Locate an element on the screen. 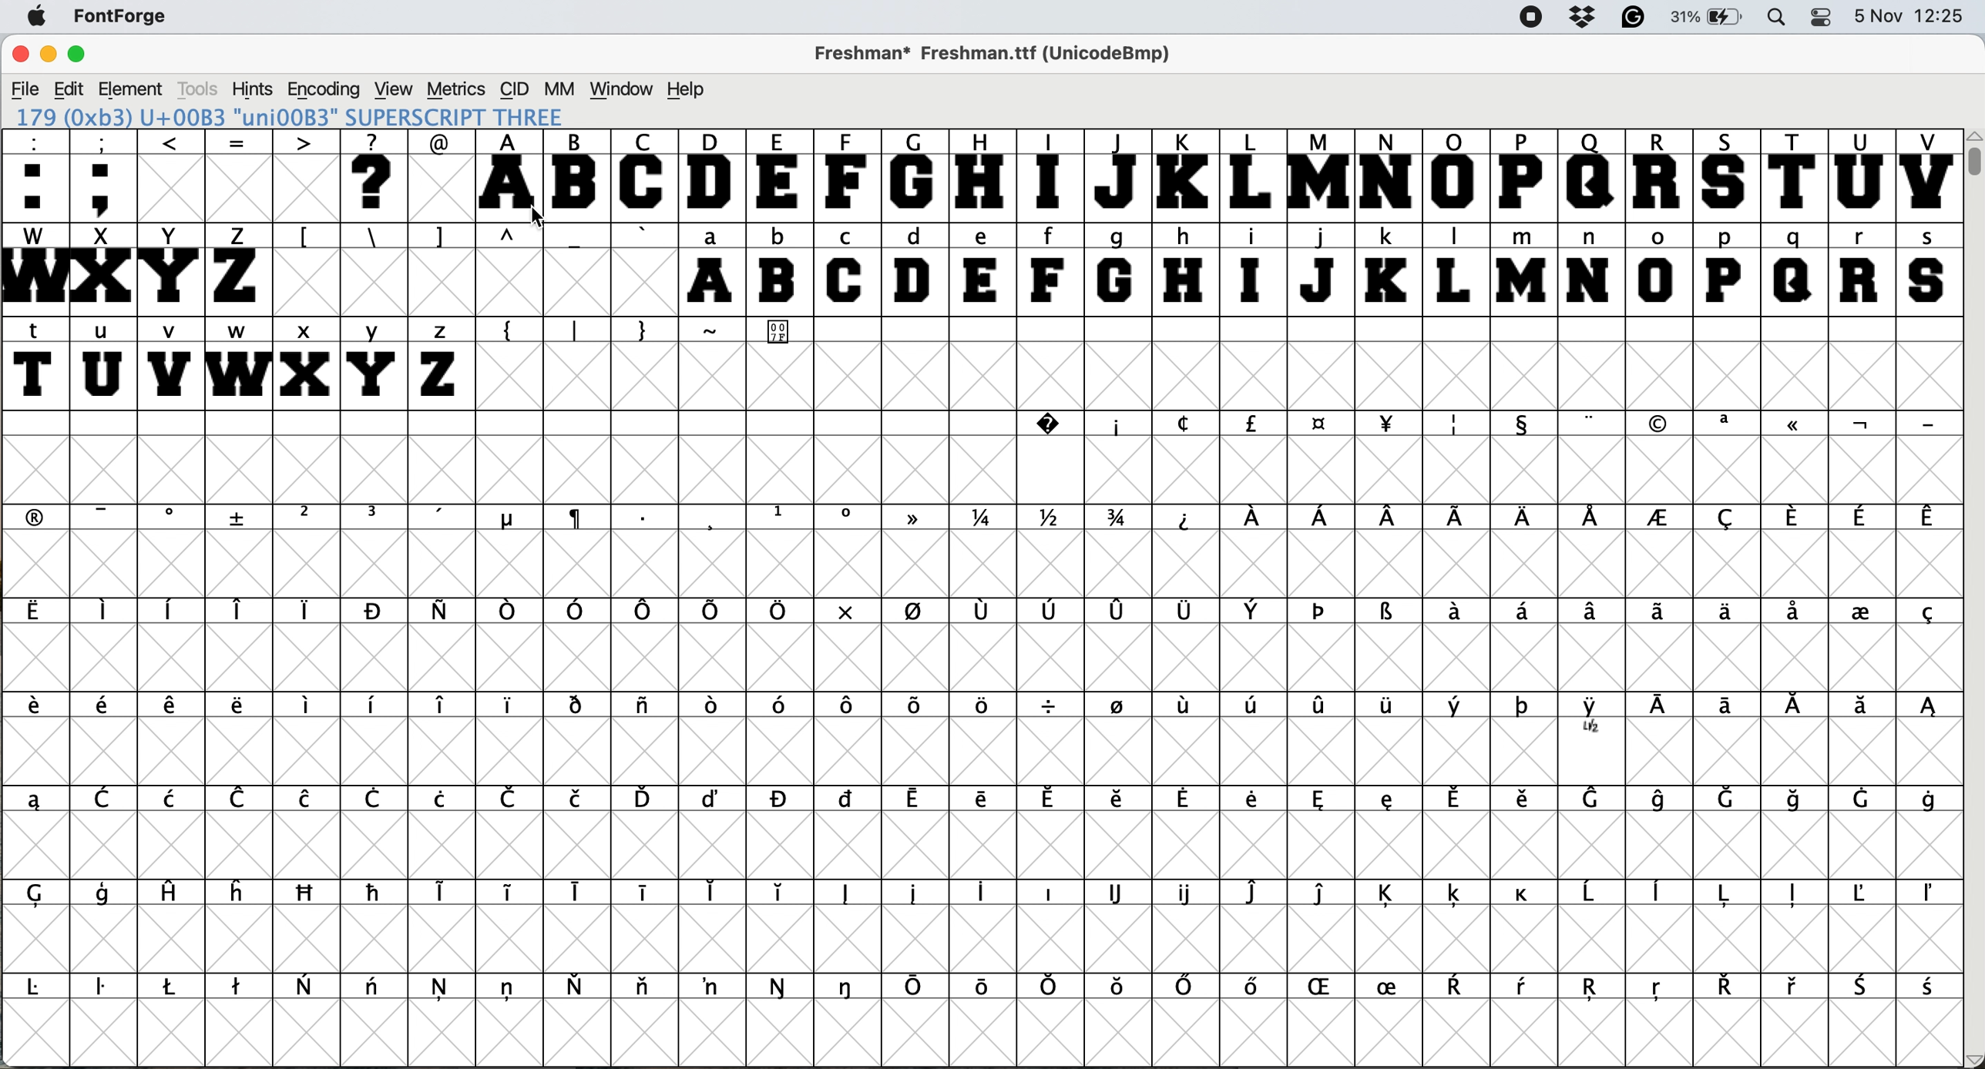 The width and height of the screenshot is (1985, 1069). symbol is located at coordinates (1459, 706).